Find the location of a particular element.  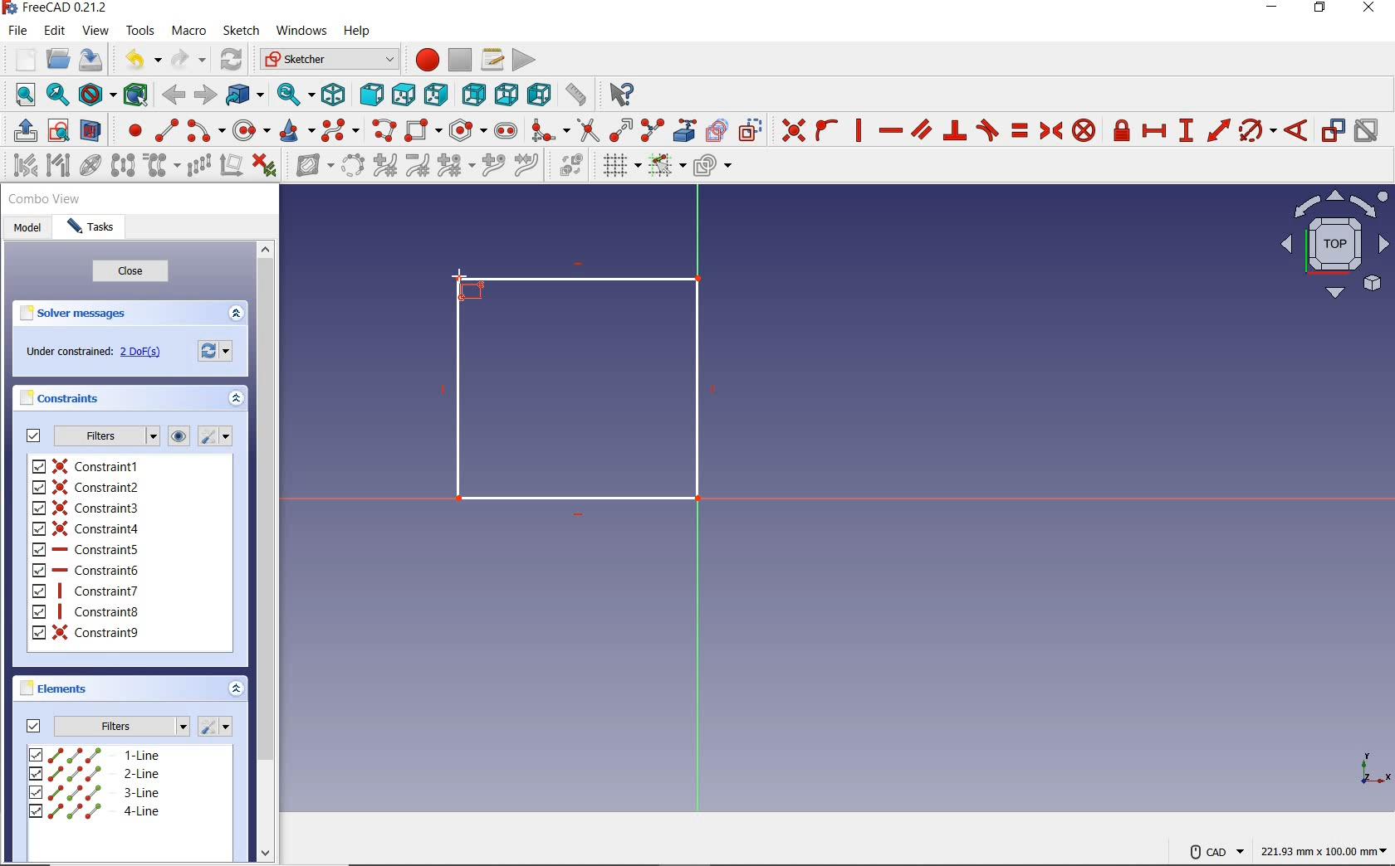

bounding box is located at coordinates (133, 94).